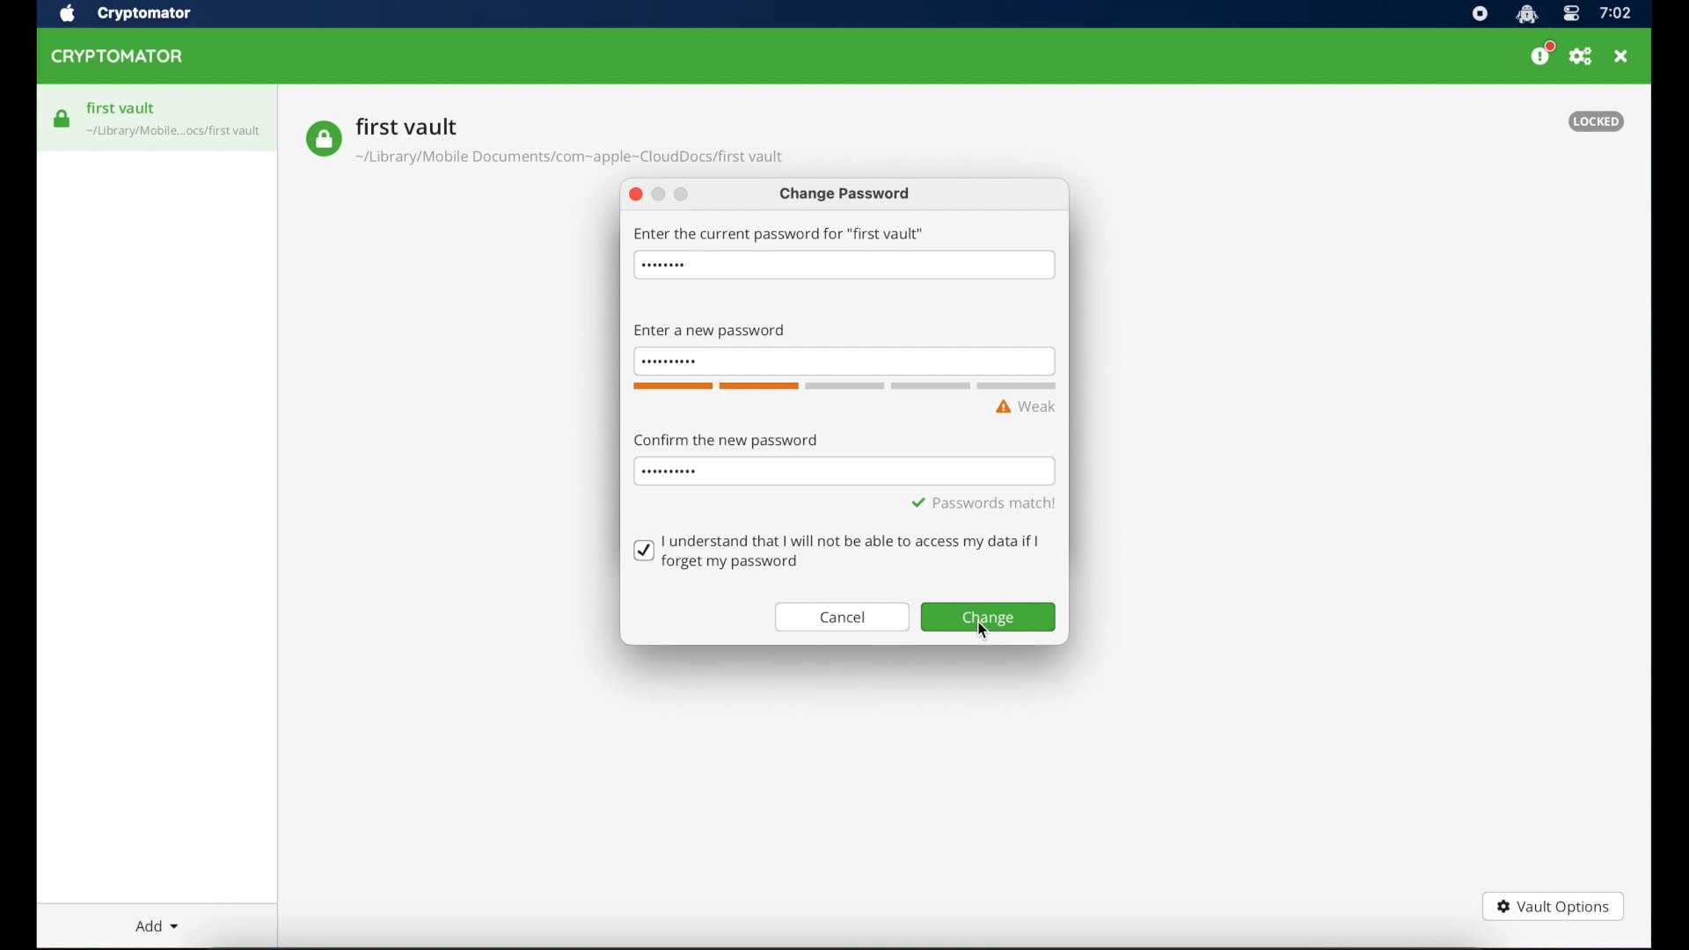 This screenshot has width=1689, height=950. I want to click on change, so click(988, 617).